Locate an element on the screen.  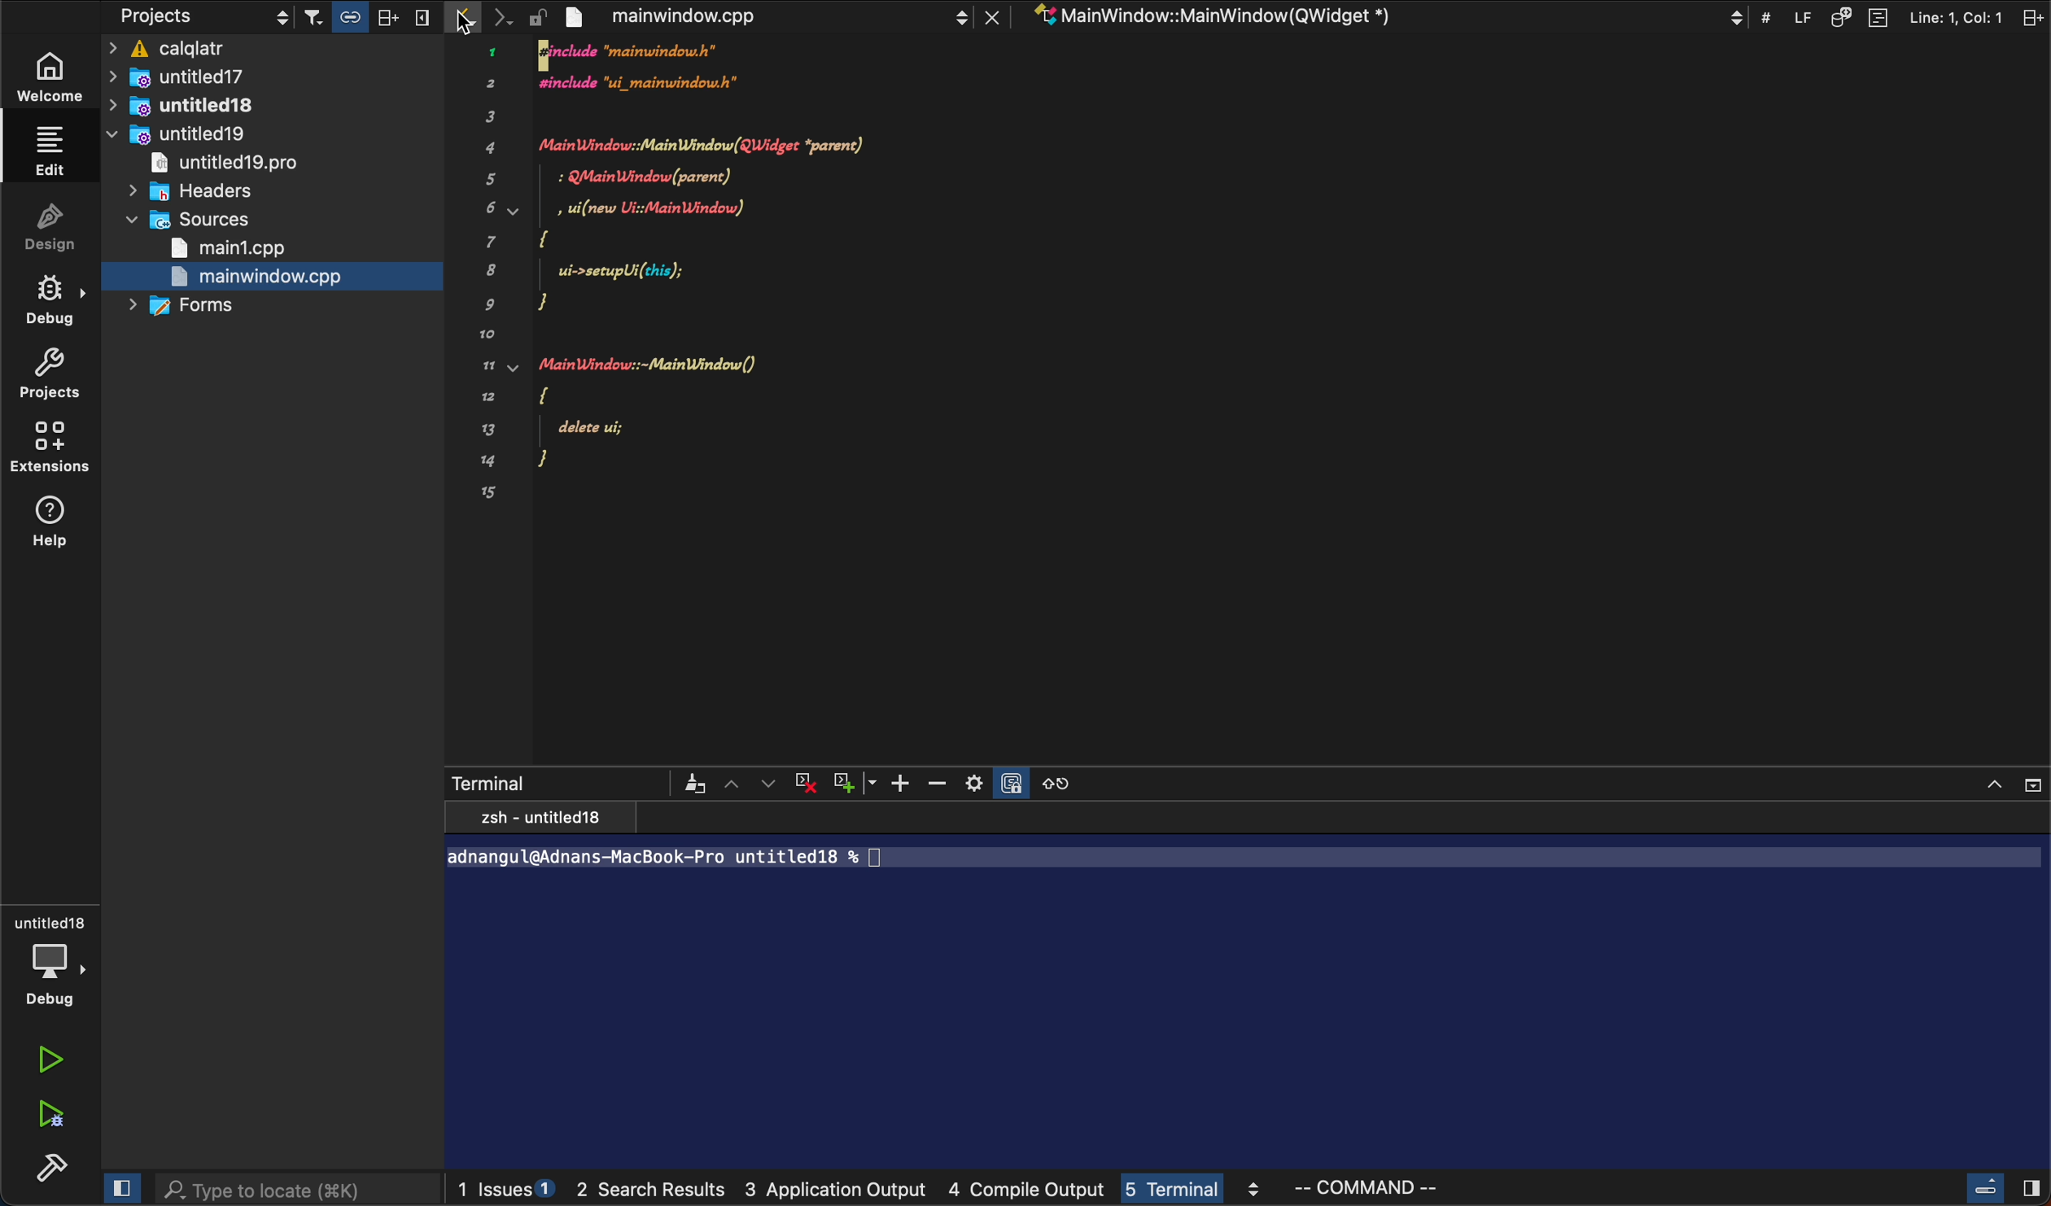
run is located at coordinates (55, 1059).